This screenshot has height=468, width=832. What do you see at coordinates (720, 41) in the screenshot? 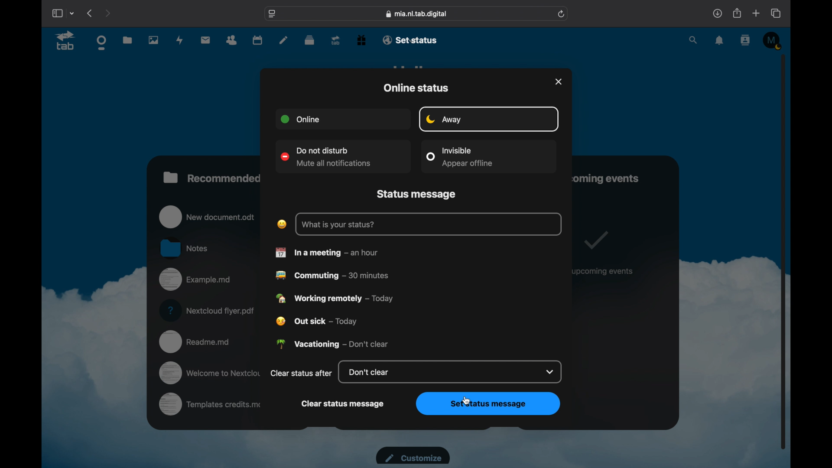
I see `notifications` at bounding box center [720, 41].